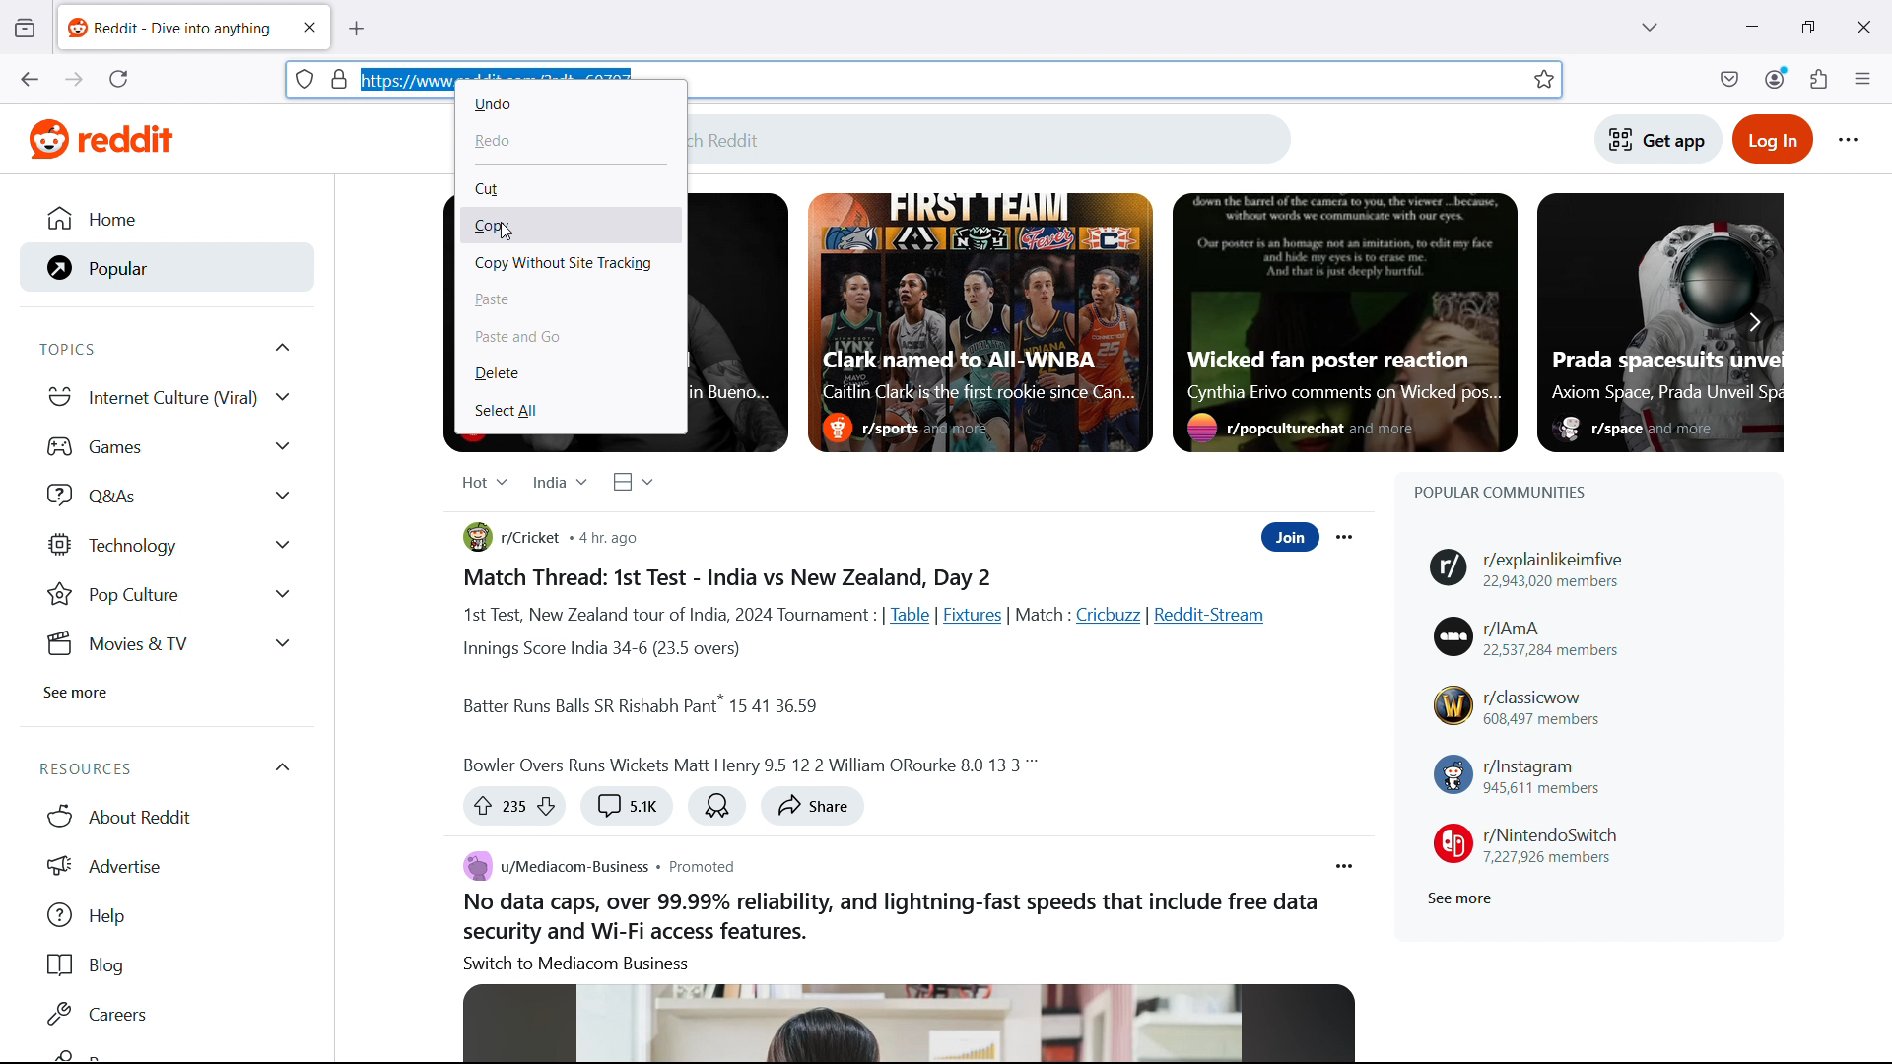  I want to click on Login to reddit, so click(1776, 138).